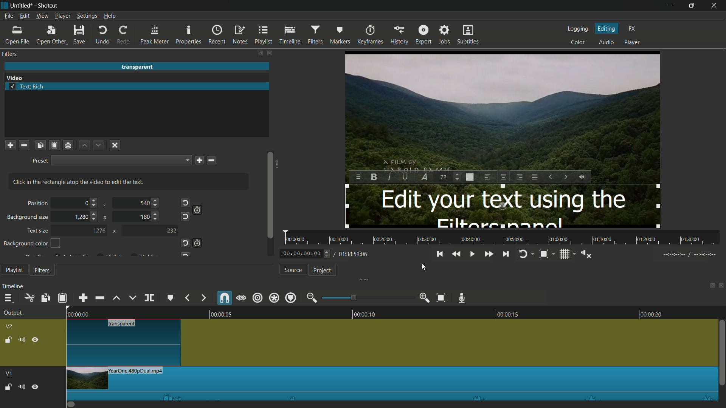  What do you see at coordinates (81, 216) in the screenshot?
I see `1280` at bounding box center [81, 216].